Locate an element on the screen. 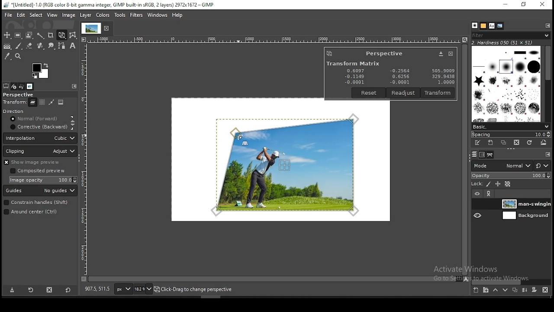 The width and height of the screenshot is (554, 312). -0.0001 is located at coordinates (354, 82).